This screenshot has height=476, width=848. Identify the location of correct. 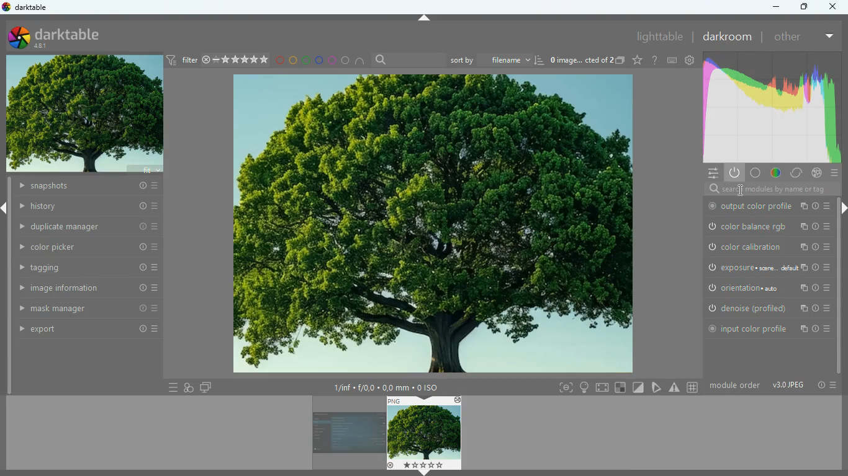
(795, 173).